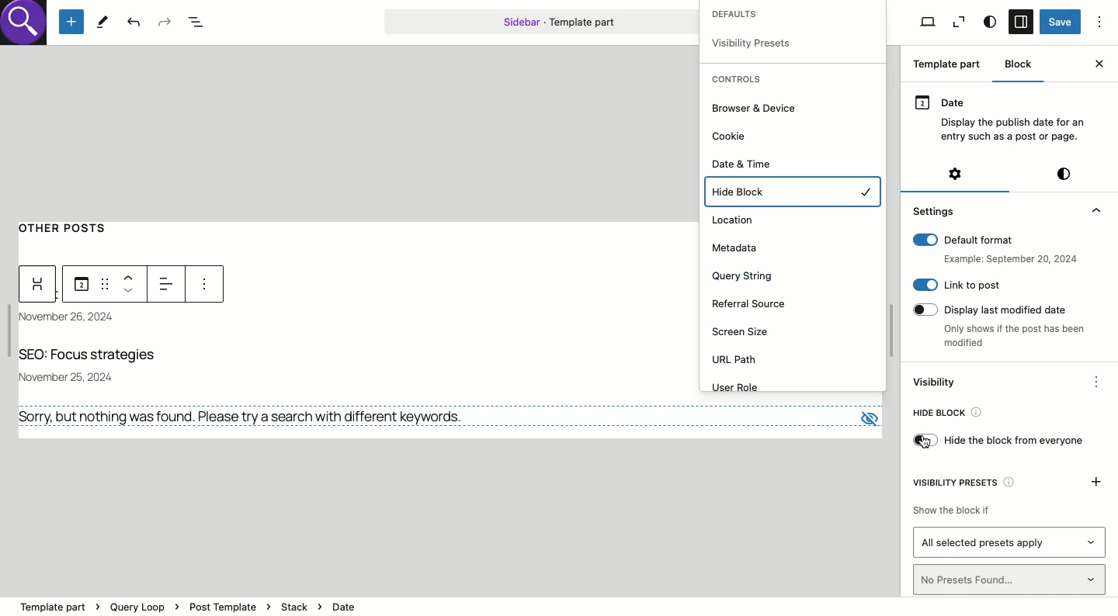  Describe the element at coordinates (1010, 543) in the screenshot. I see `All selected presets apply` at that location.